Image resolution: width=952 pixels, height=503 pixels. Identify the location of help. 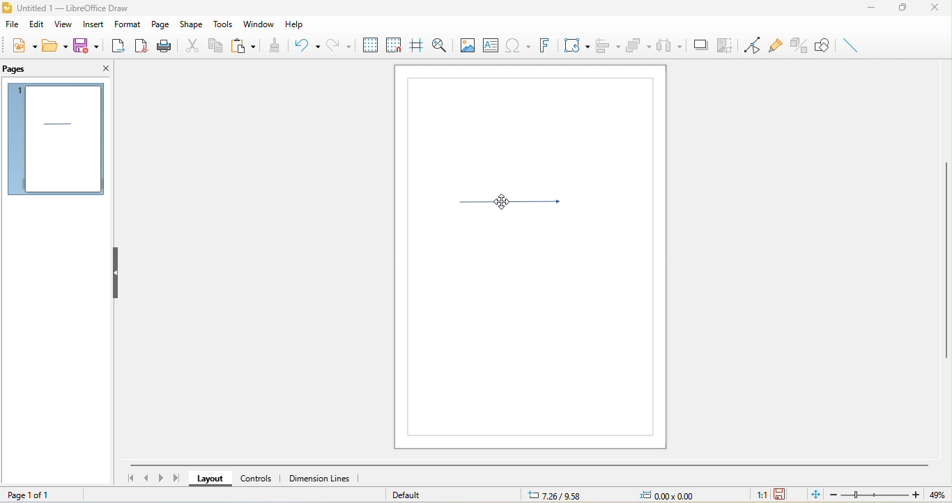
(300, 25).